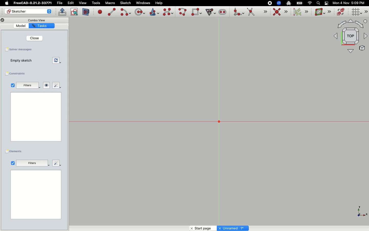 The width and height of the screenshot is (369, 231). What do you see at coordinates (23, 60) in the screenshot?
I see `Empty sketch` at bounding box center [23, 60].